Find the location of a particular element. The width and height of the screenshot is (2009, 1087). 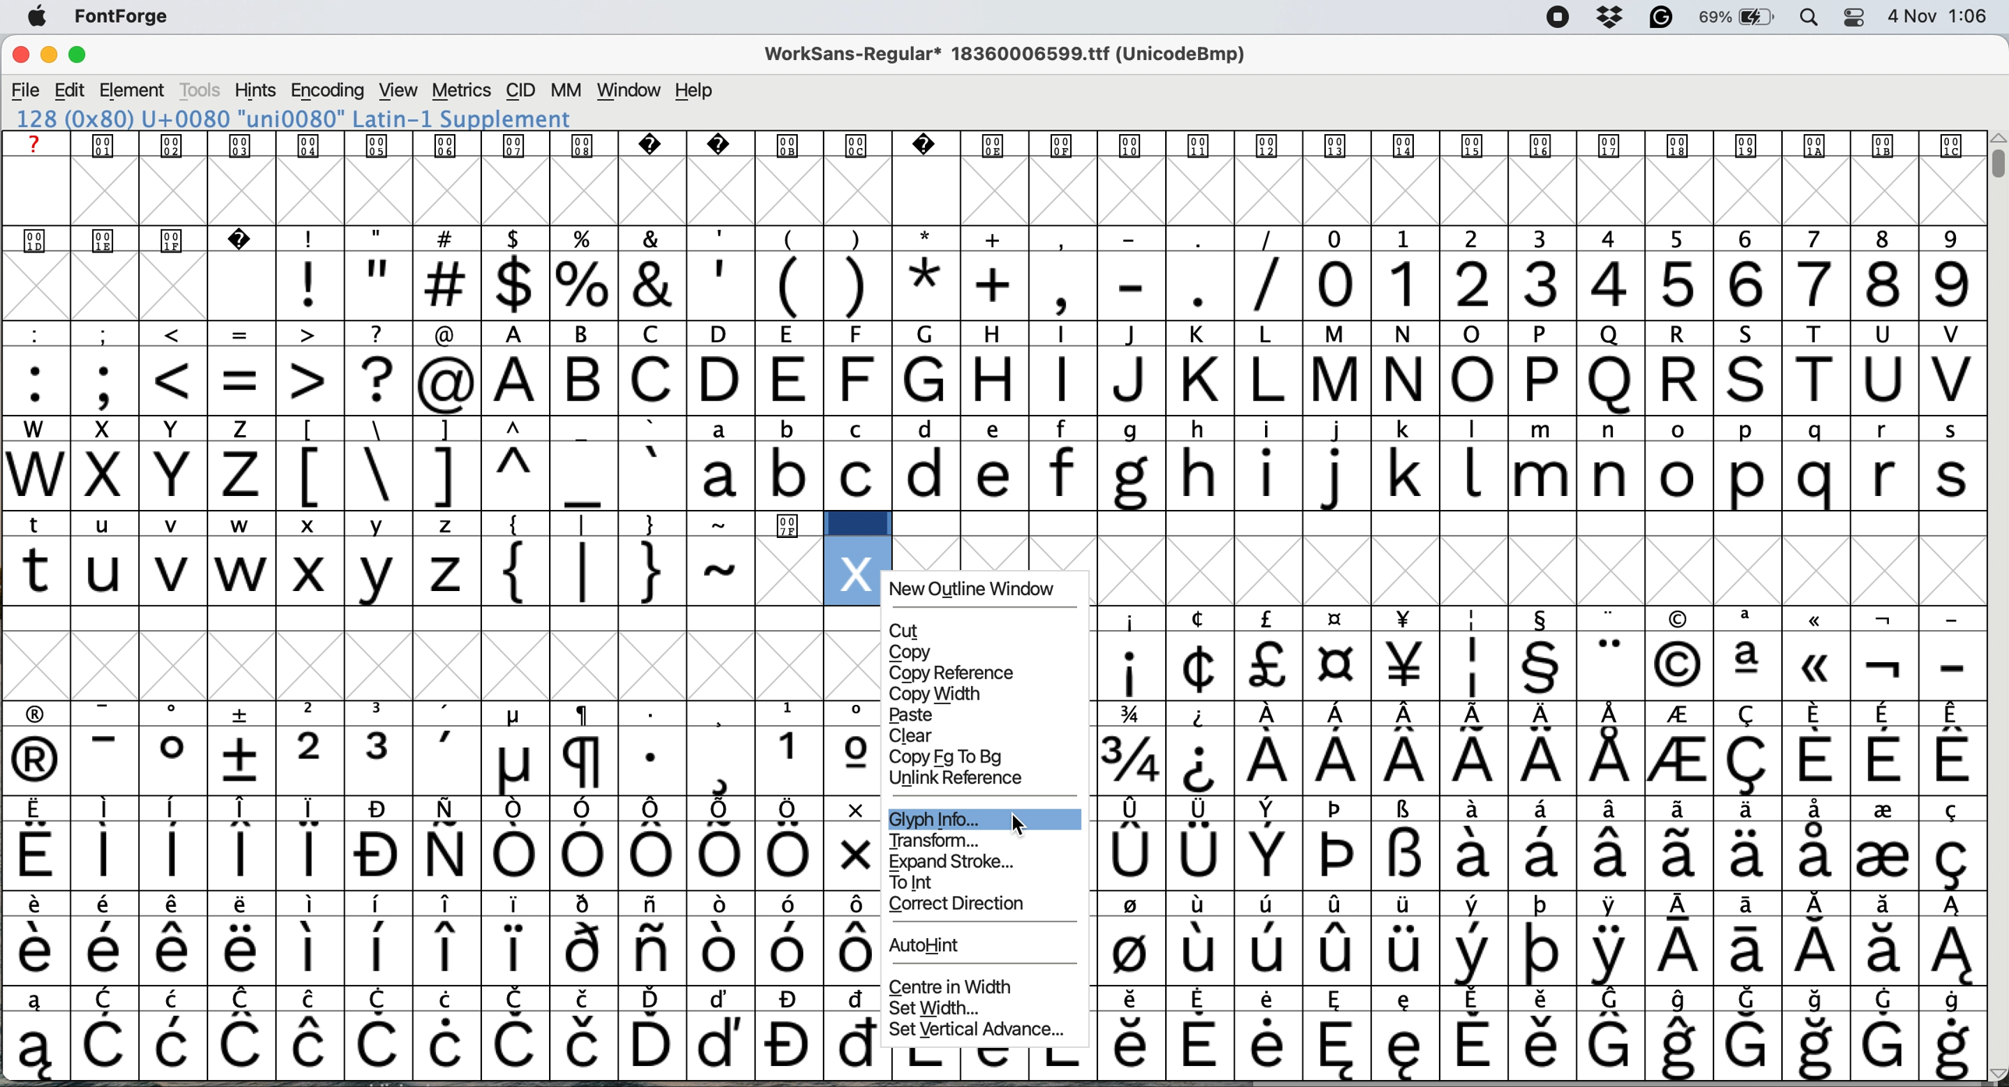

date and time is located at coordinates (1940, 16).